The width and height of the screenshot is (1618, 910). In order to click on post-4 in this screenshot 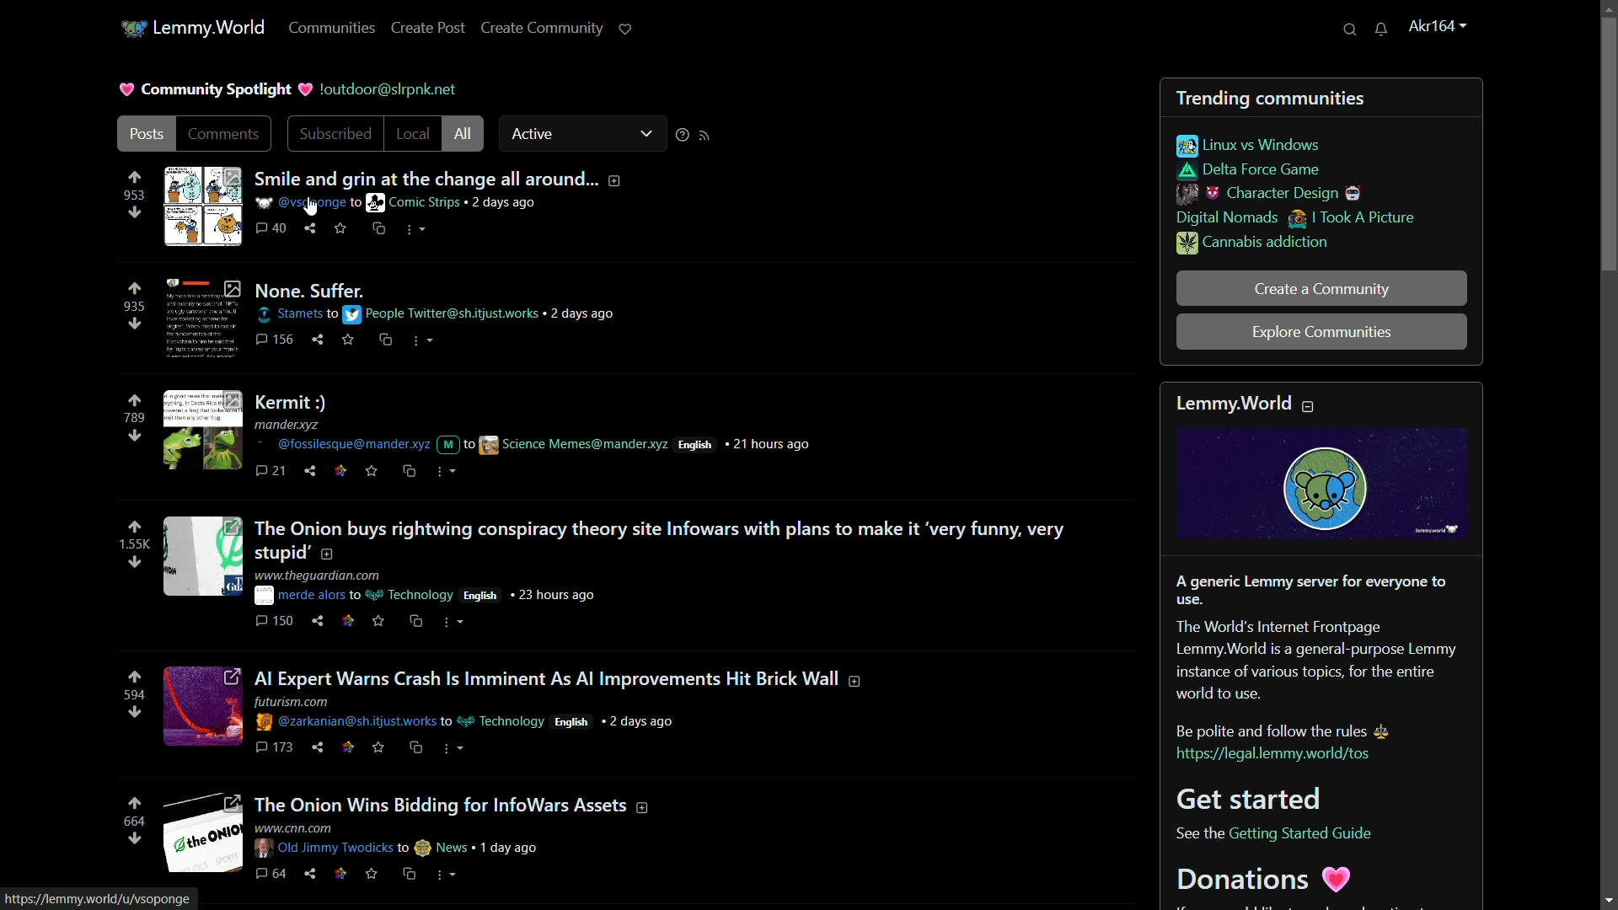, I will do `click(662, 538)`.